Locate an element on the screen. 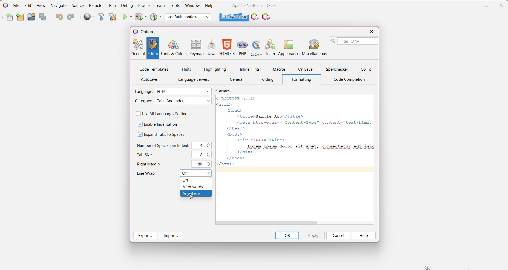 This screenshot has width=508, height=270. AutoSave is located at coordinates (150, 79).